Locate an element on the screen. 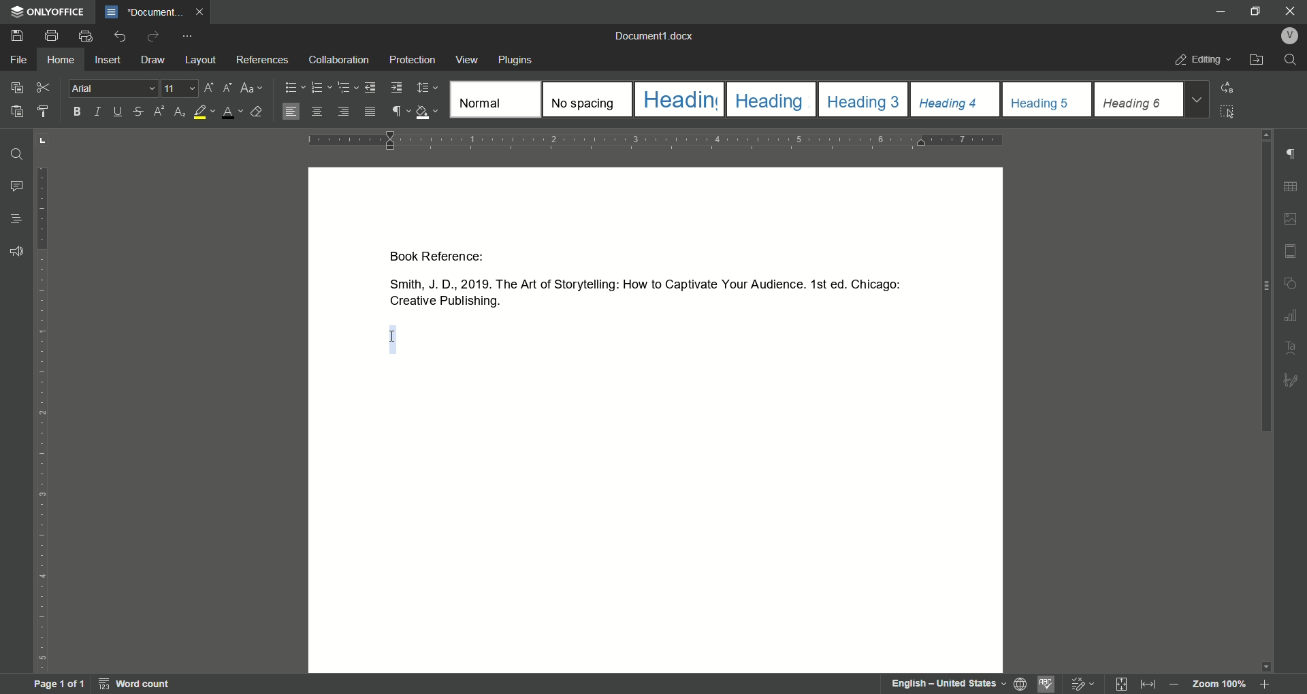  font color is located at coordinates (232, 113).